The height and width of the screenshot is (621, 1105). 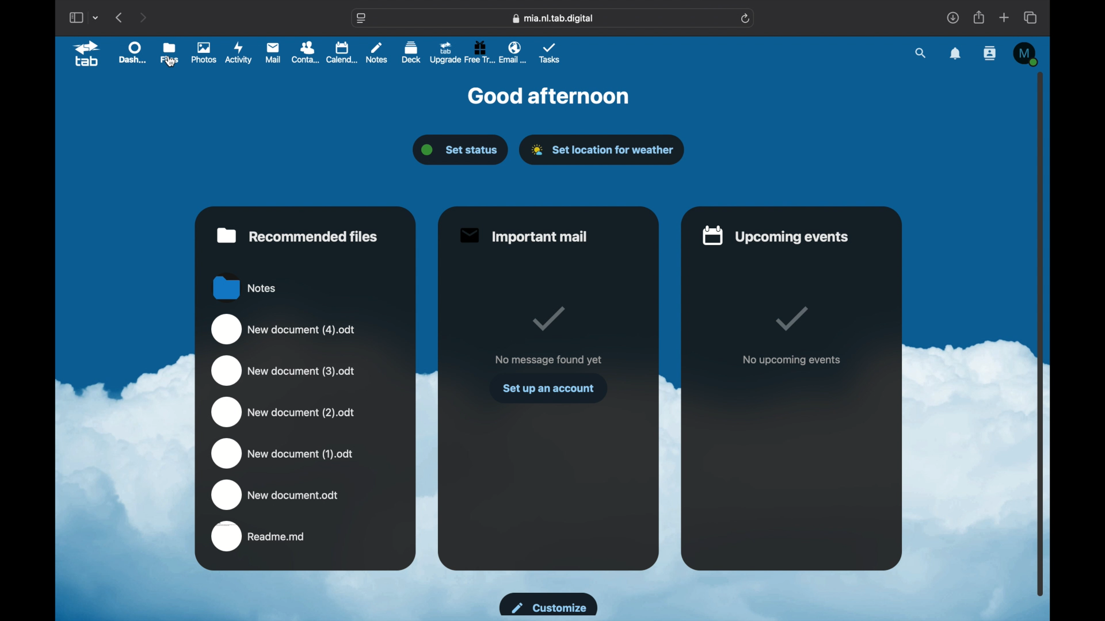 I want to click on calendar, so click(x=341, y=53).